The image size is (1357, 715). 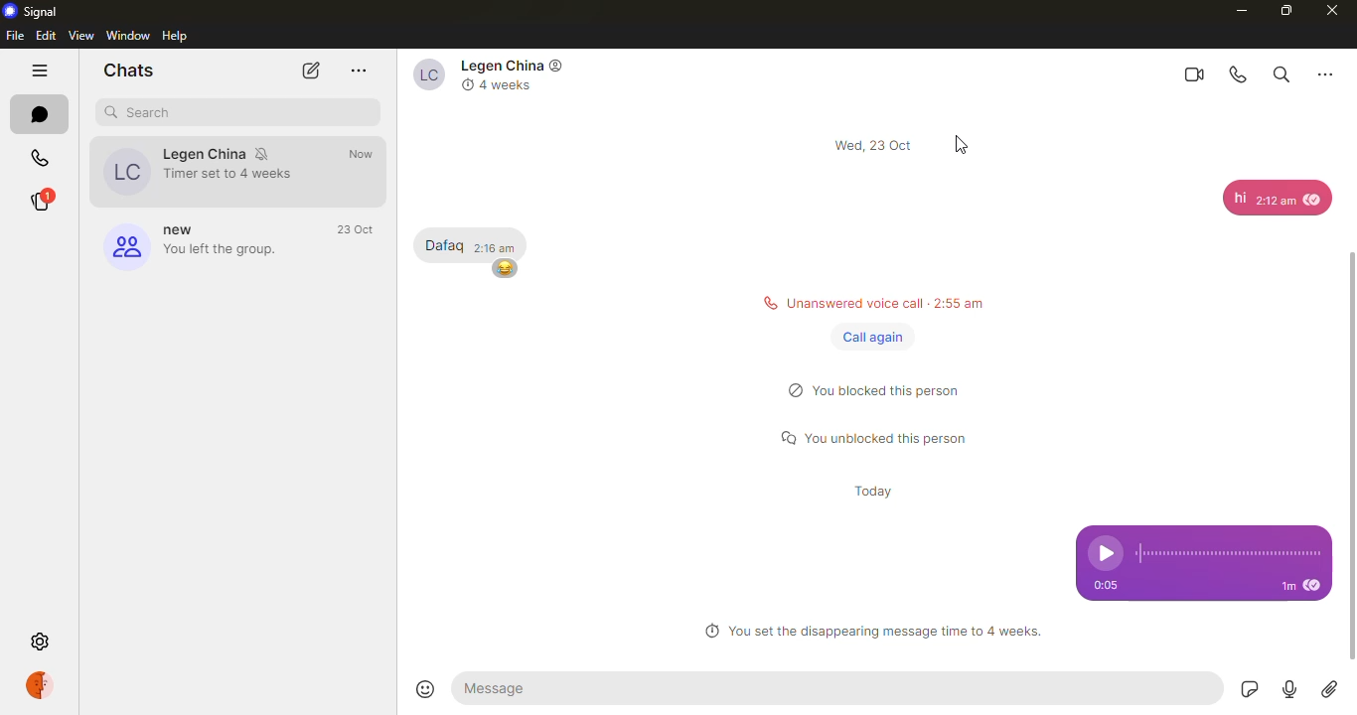 I want to click on time, so click(x=874, y=143).